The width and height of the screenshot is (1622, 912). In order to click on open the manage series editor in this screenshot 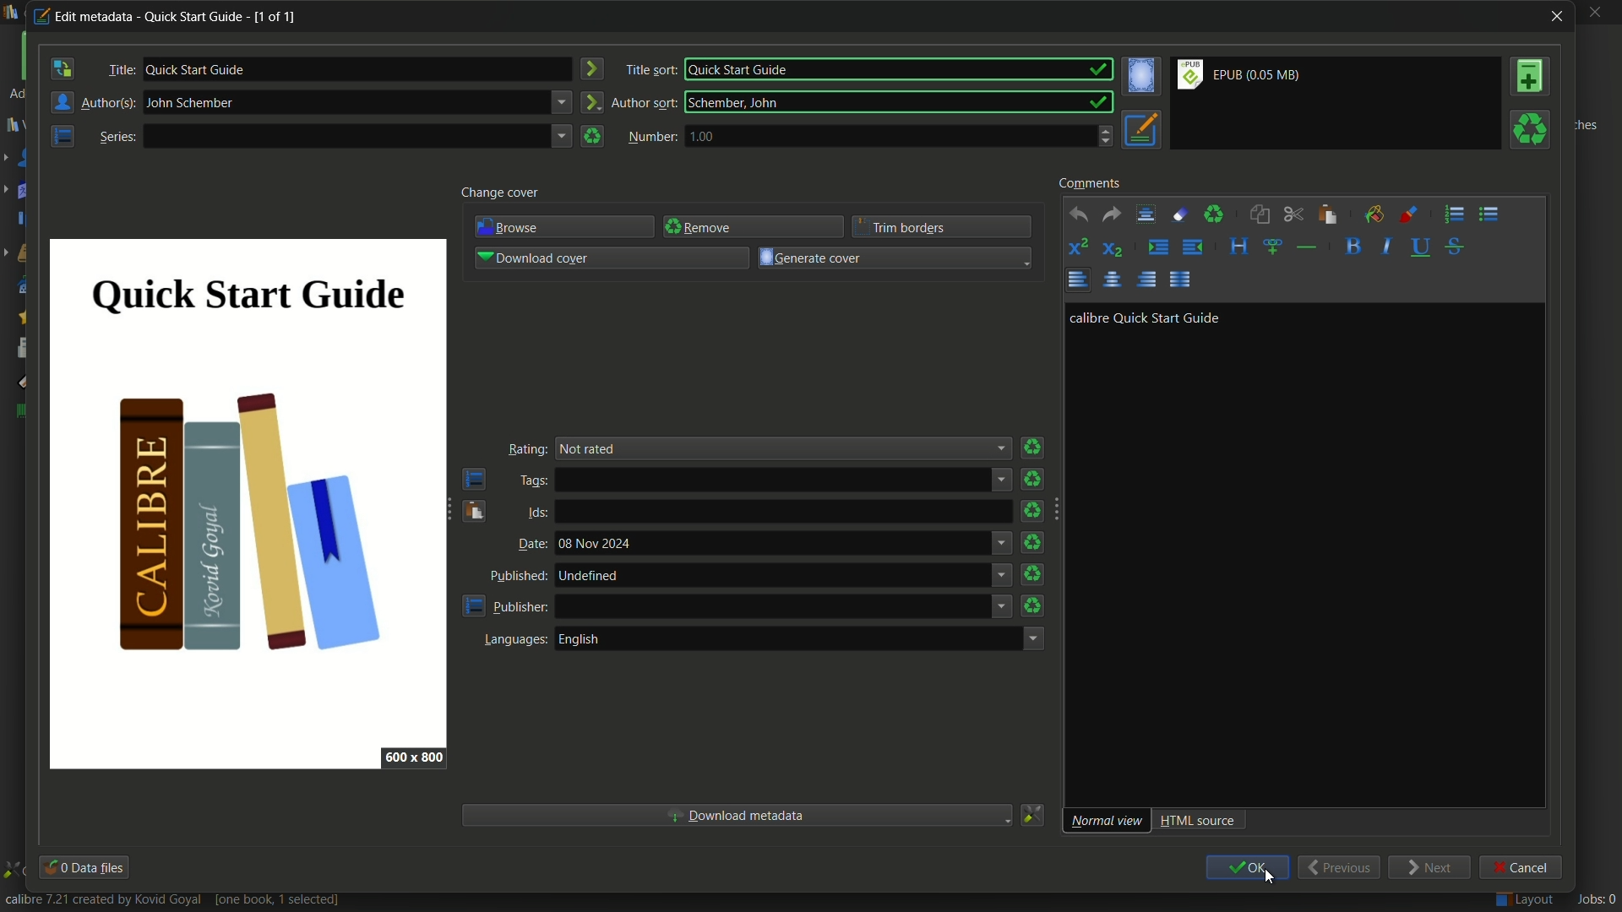, I will do `click(68, 138)`.